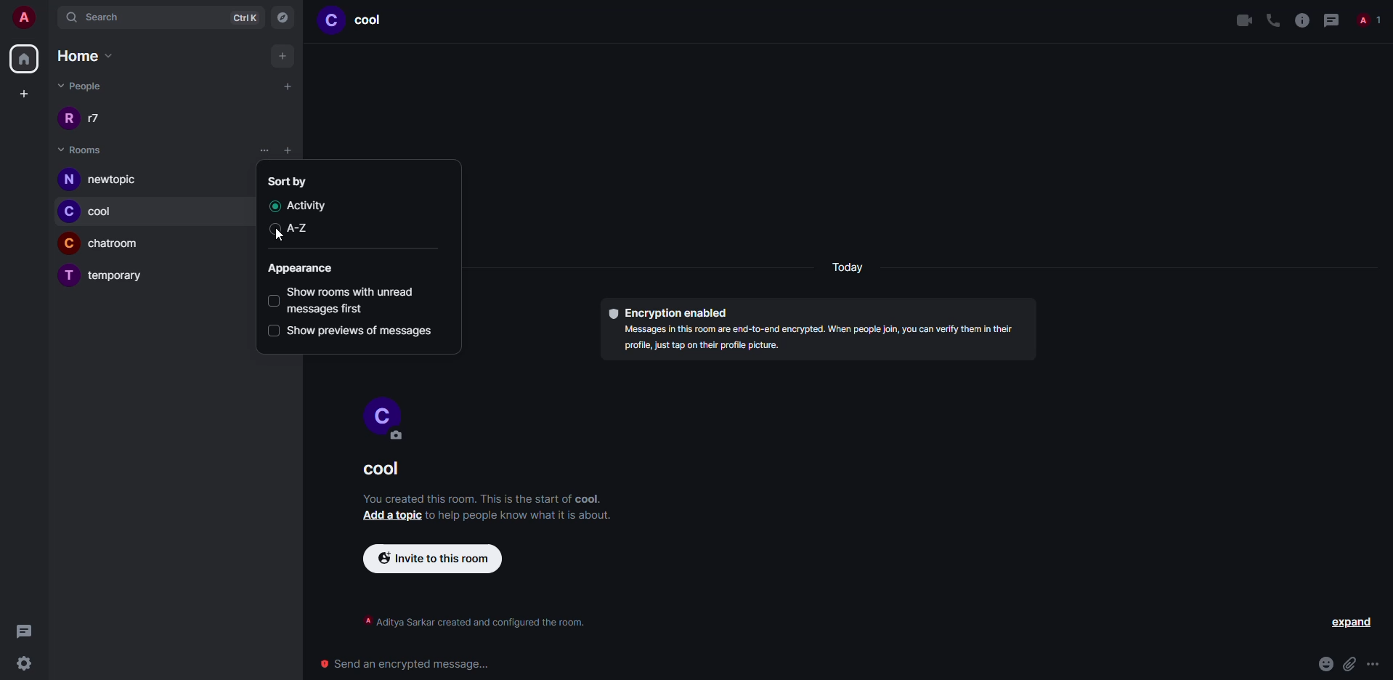 This screenshot has height=680, width=1393. Describe the element at coordinates (64, 211) in the screenshot. I see `profile` at that location.